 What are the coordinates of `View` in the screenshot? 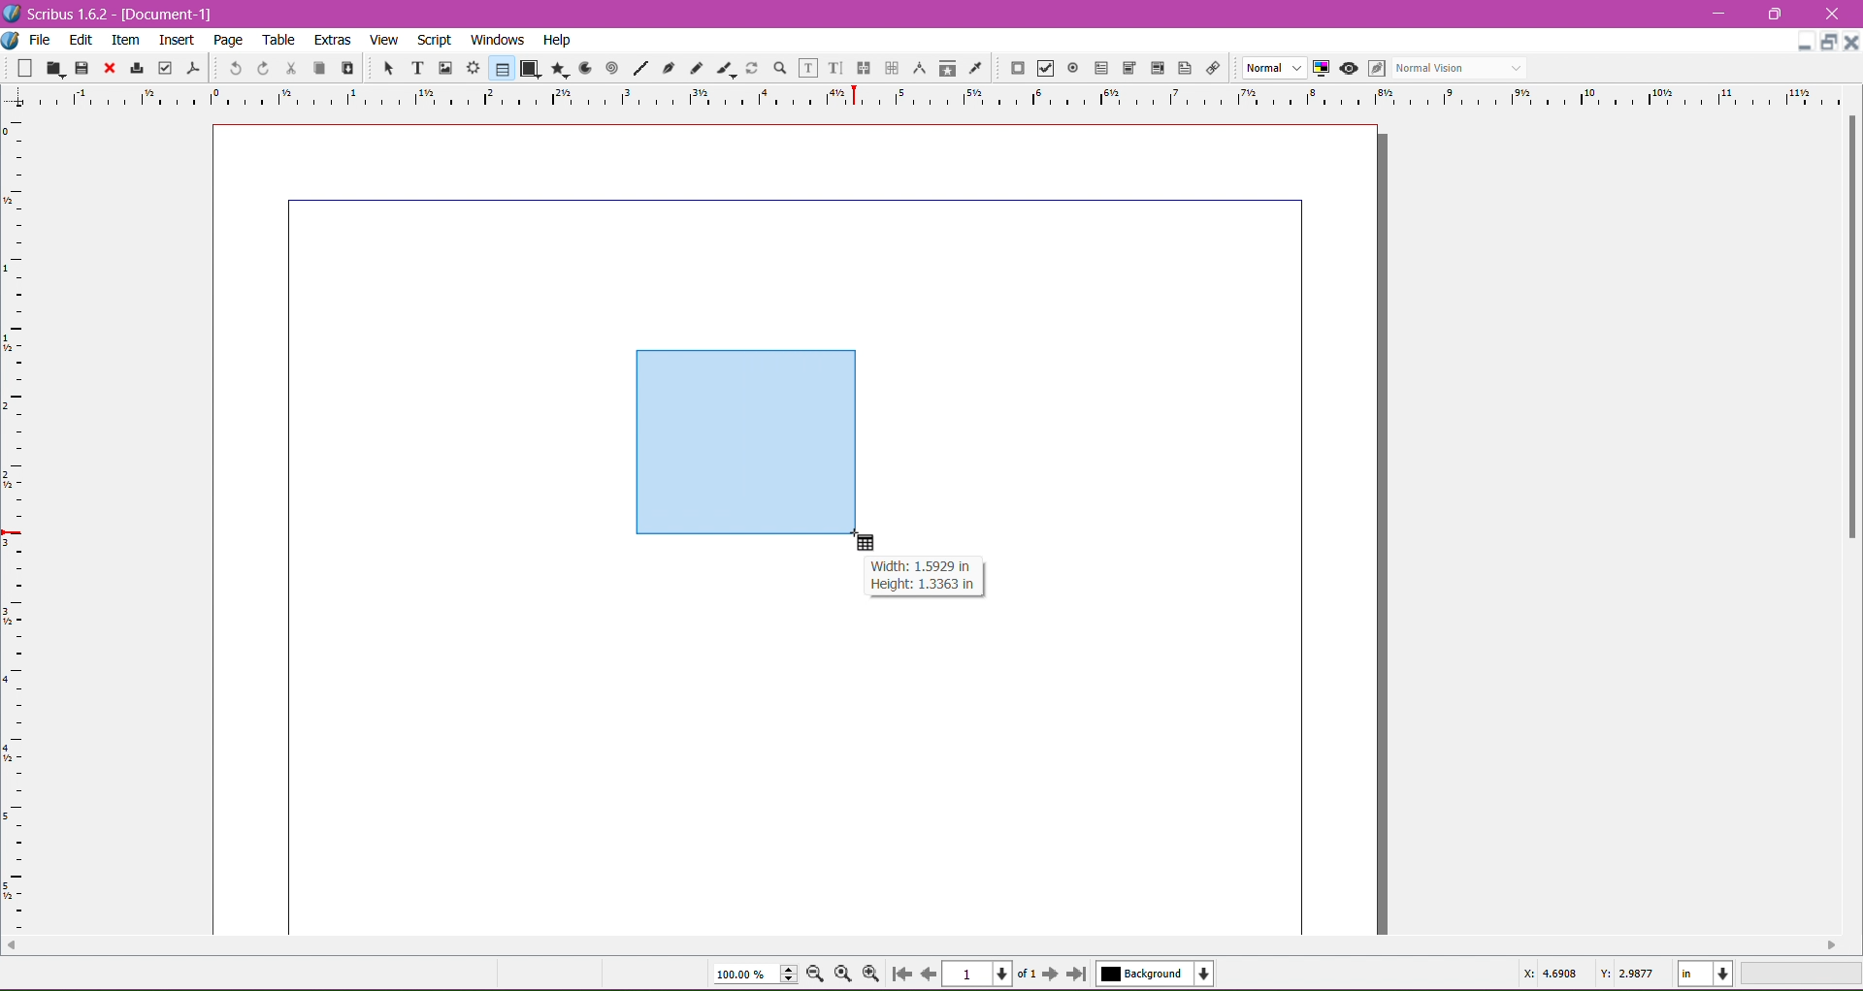 It's located at (384, 39).